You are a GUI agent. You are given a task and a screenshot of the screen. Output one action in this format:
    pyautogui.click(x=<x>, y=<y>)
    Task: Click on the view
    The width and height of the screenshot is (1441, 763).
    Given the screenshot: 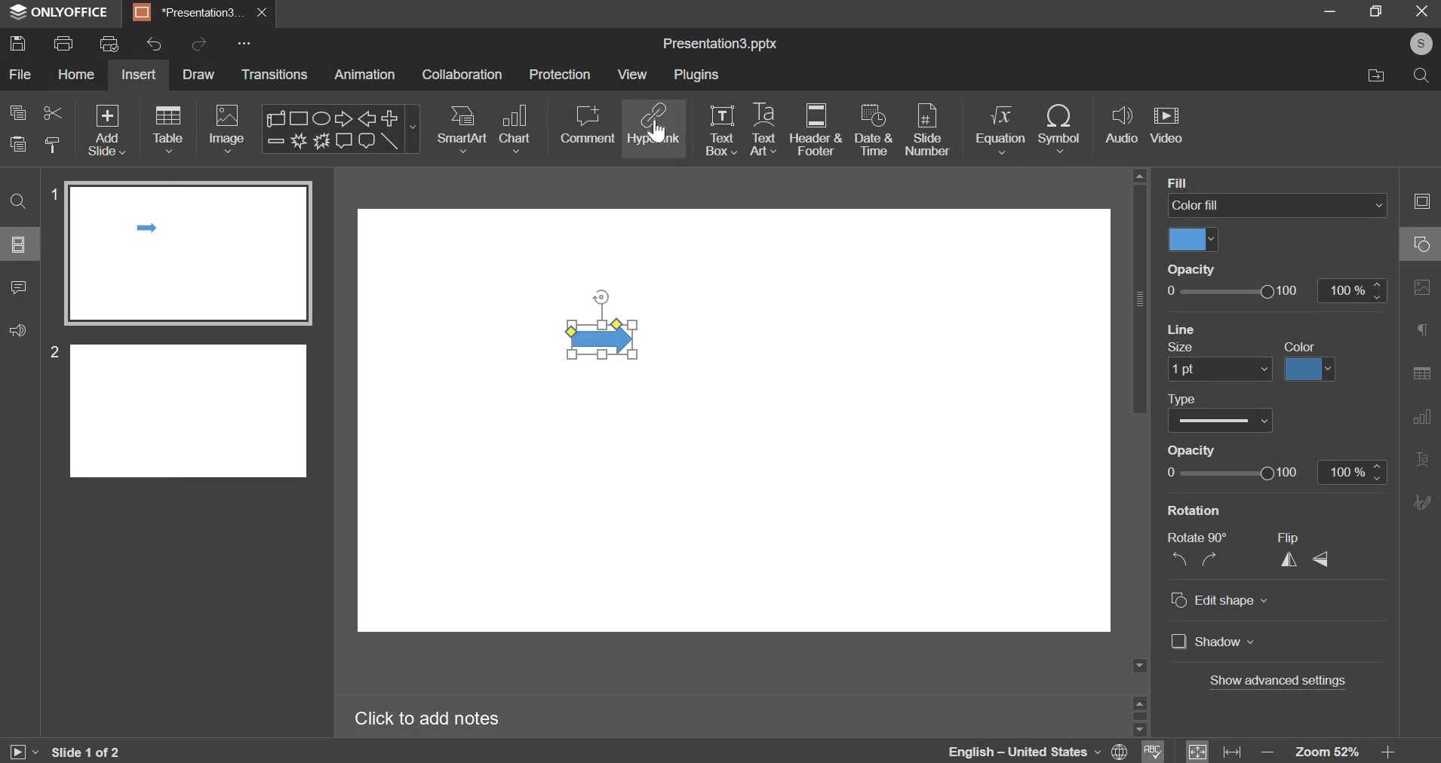 What is the action you would take?
    pyautogui.click(x=631, y=75)
    